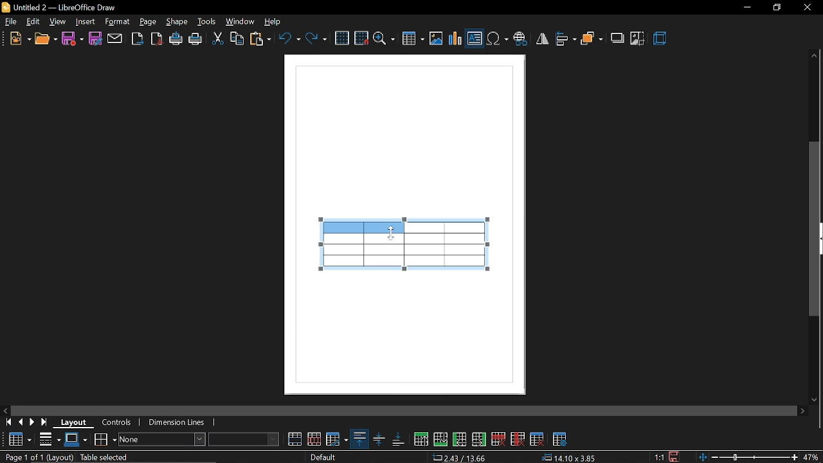 The image size is (823, 463). Describe the element at coordinates (289, 39) in the screenshot. I see `undo` at that location.